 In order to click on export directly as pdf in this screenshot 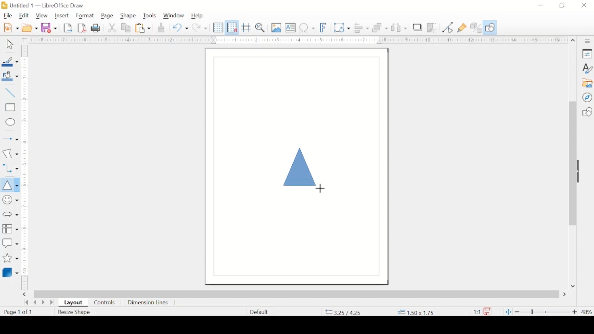, I will do `click(82, 28)`.